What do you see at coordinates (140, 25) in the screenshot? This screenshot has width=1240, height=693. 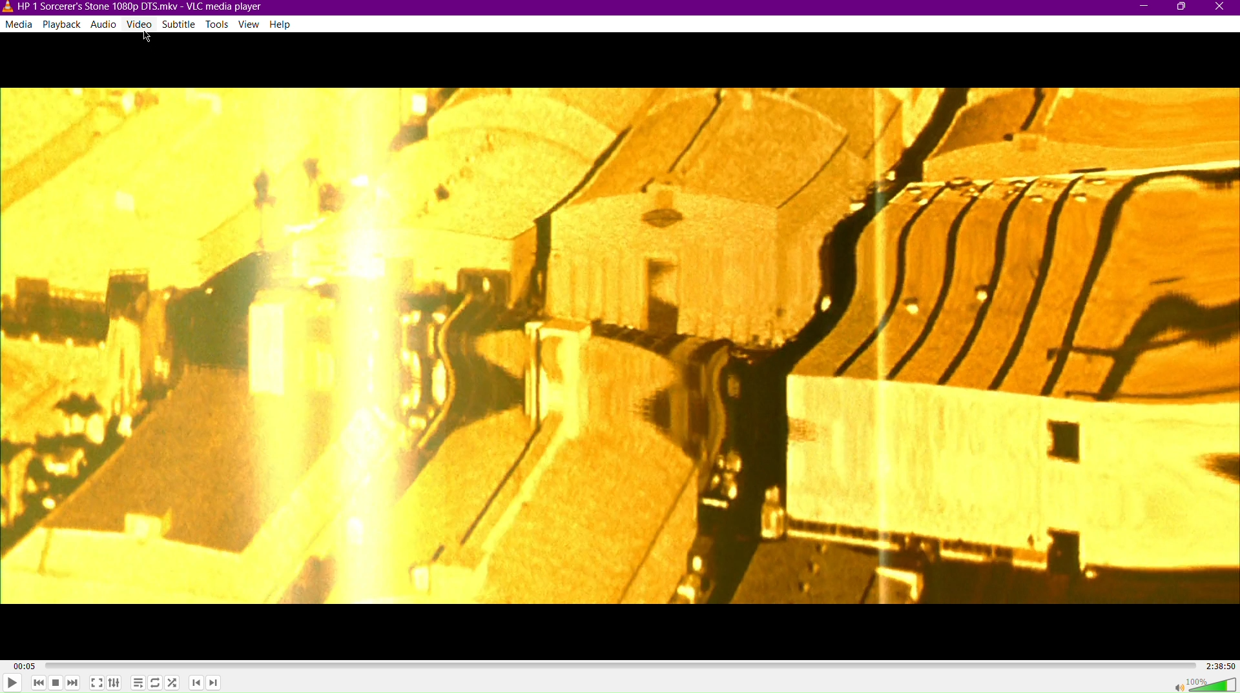 I see `Video` at bounding box center [140, 25].